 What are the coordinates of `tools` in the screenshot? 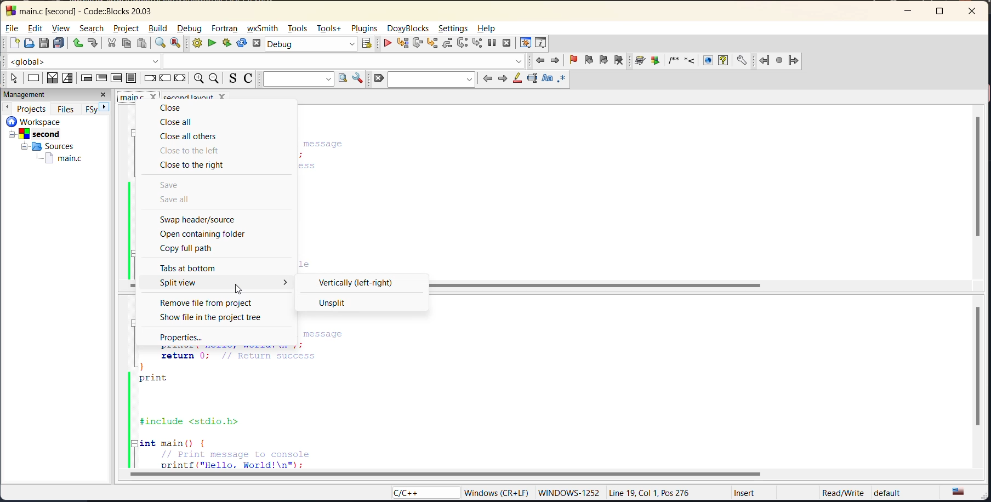 It's located at (299, 27).